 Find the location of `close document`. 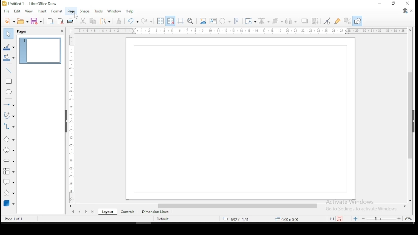

close document is located at coordinates (411, 11).